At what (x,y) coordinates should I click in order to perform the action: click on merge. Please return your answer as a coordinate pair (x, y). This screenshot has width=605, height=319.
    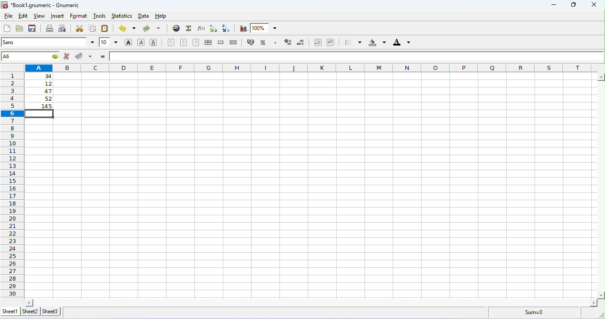
    Looking at the image, I should click on (221, 42).